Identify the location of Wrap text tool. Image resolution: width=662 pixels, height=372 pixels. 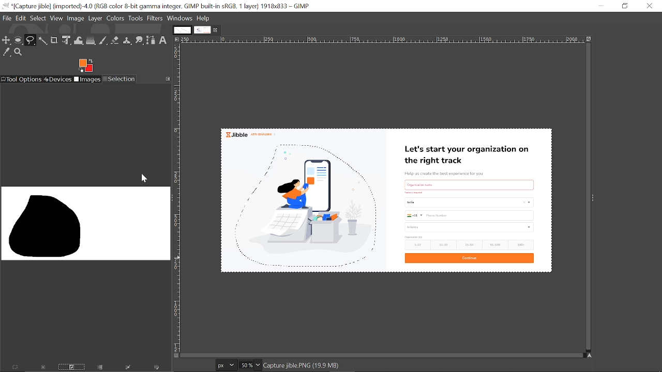
(79, 41).